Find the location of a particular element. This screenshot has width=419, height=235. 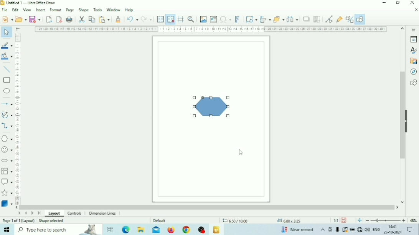

Shape is located at coordinates (84, 10).